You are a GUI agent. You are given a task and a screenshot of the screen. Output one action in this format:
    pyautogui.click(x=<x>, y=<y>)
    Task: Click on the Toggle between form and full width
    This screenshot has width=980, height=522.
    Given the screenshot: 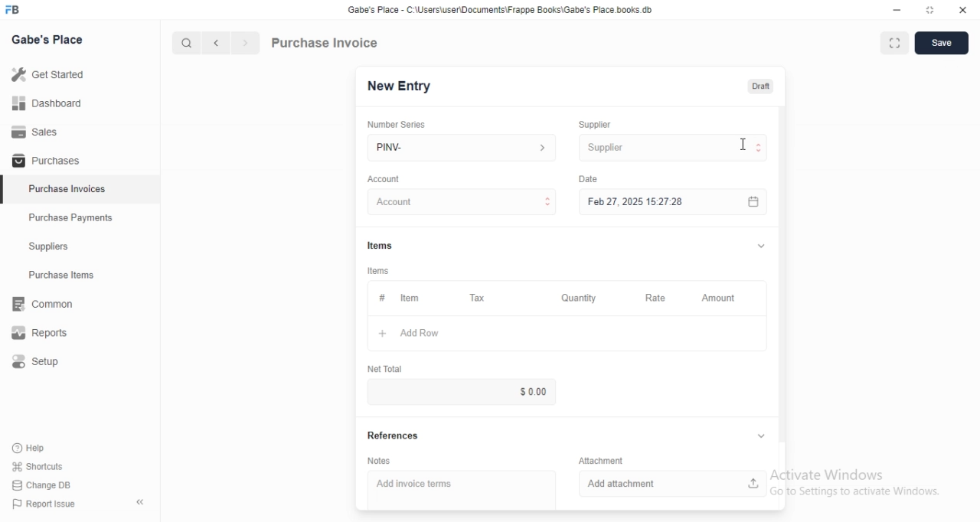 What is the action you would take?
    pyautogui.click(x=895, y=43)
    